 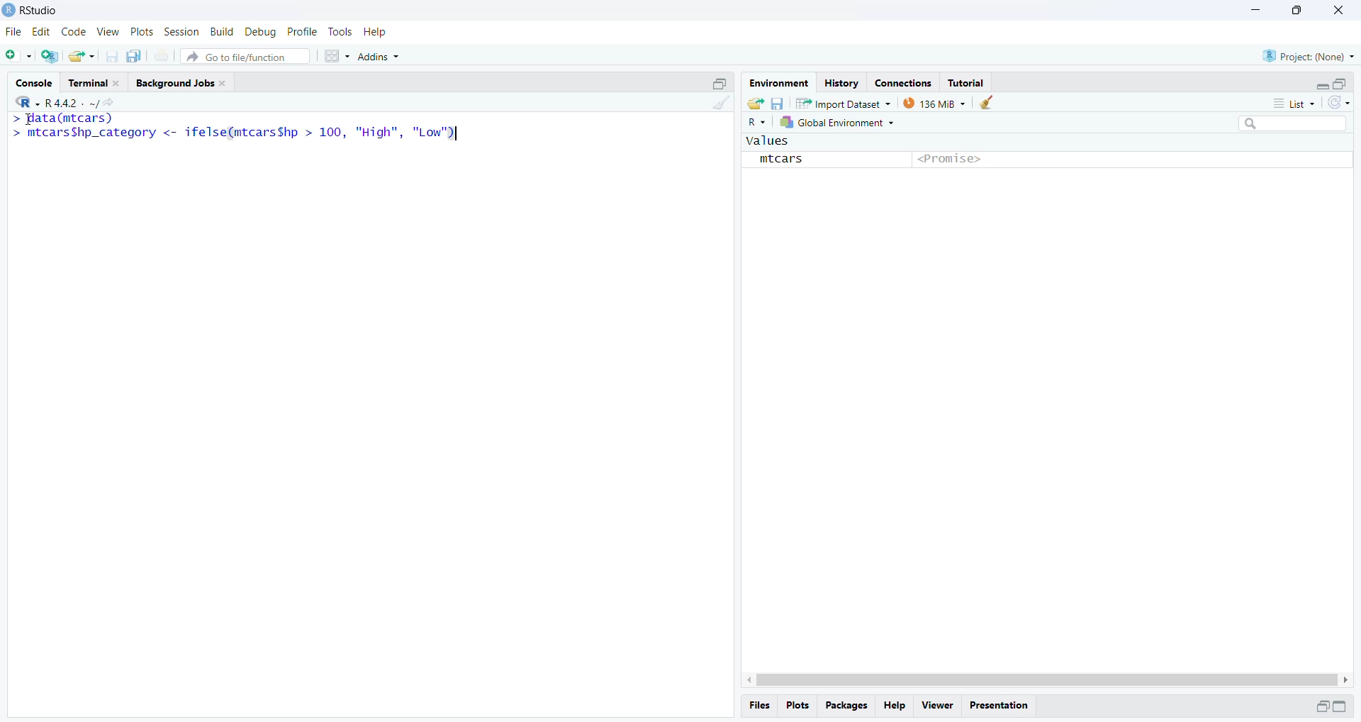 What do you see at coordinates (1046, 156) in the screenshot?
I see `values
mtcars <Promise>` at bounding box center [1046, 156].